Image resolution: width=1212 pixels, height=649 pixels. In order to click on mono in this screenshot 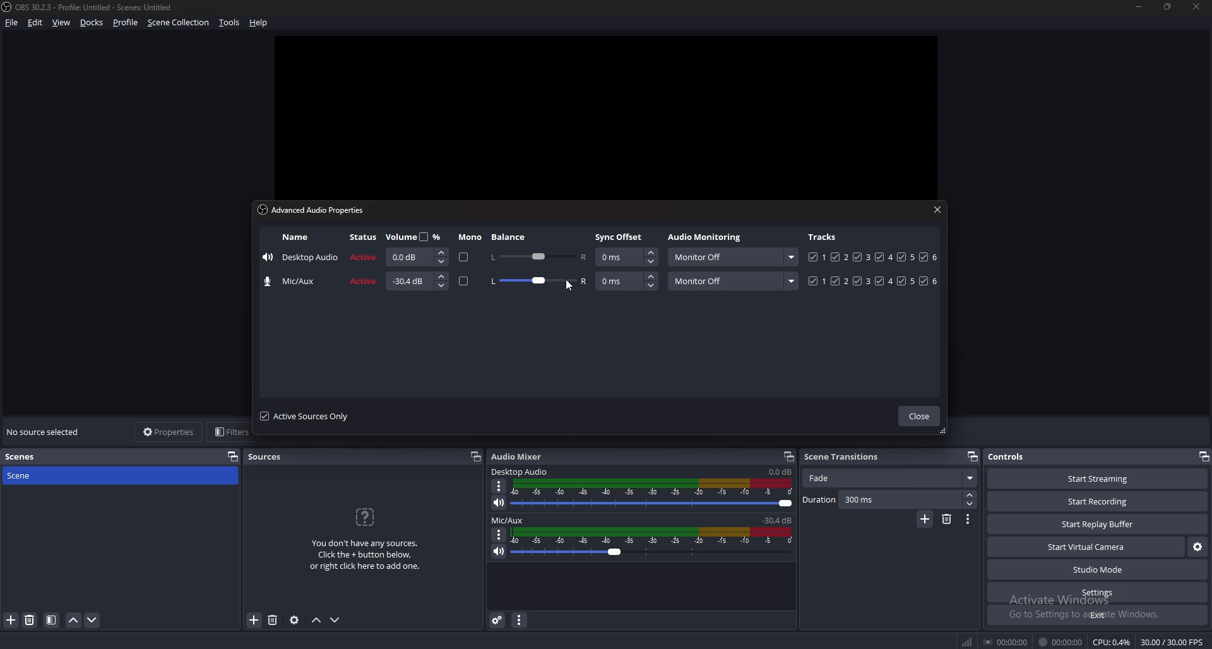, I will do `click(465, 259)`.